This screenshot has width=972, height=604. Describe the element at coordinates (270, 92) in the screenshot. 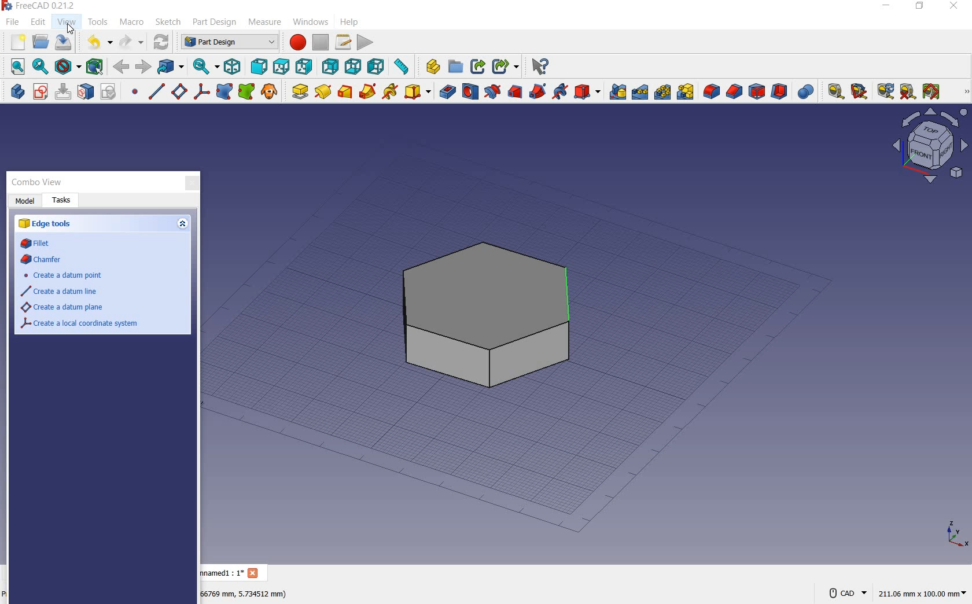

I see `create a clone` at that location.